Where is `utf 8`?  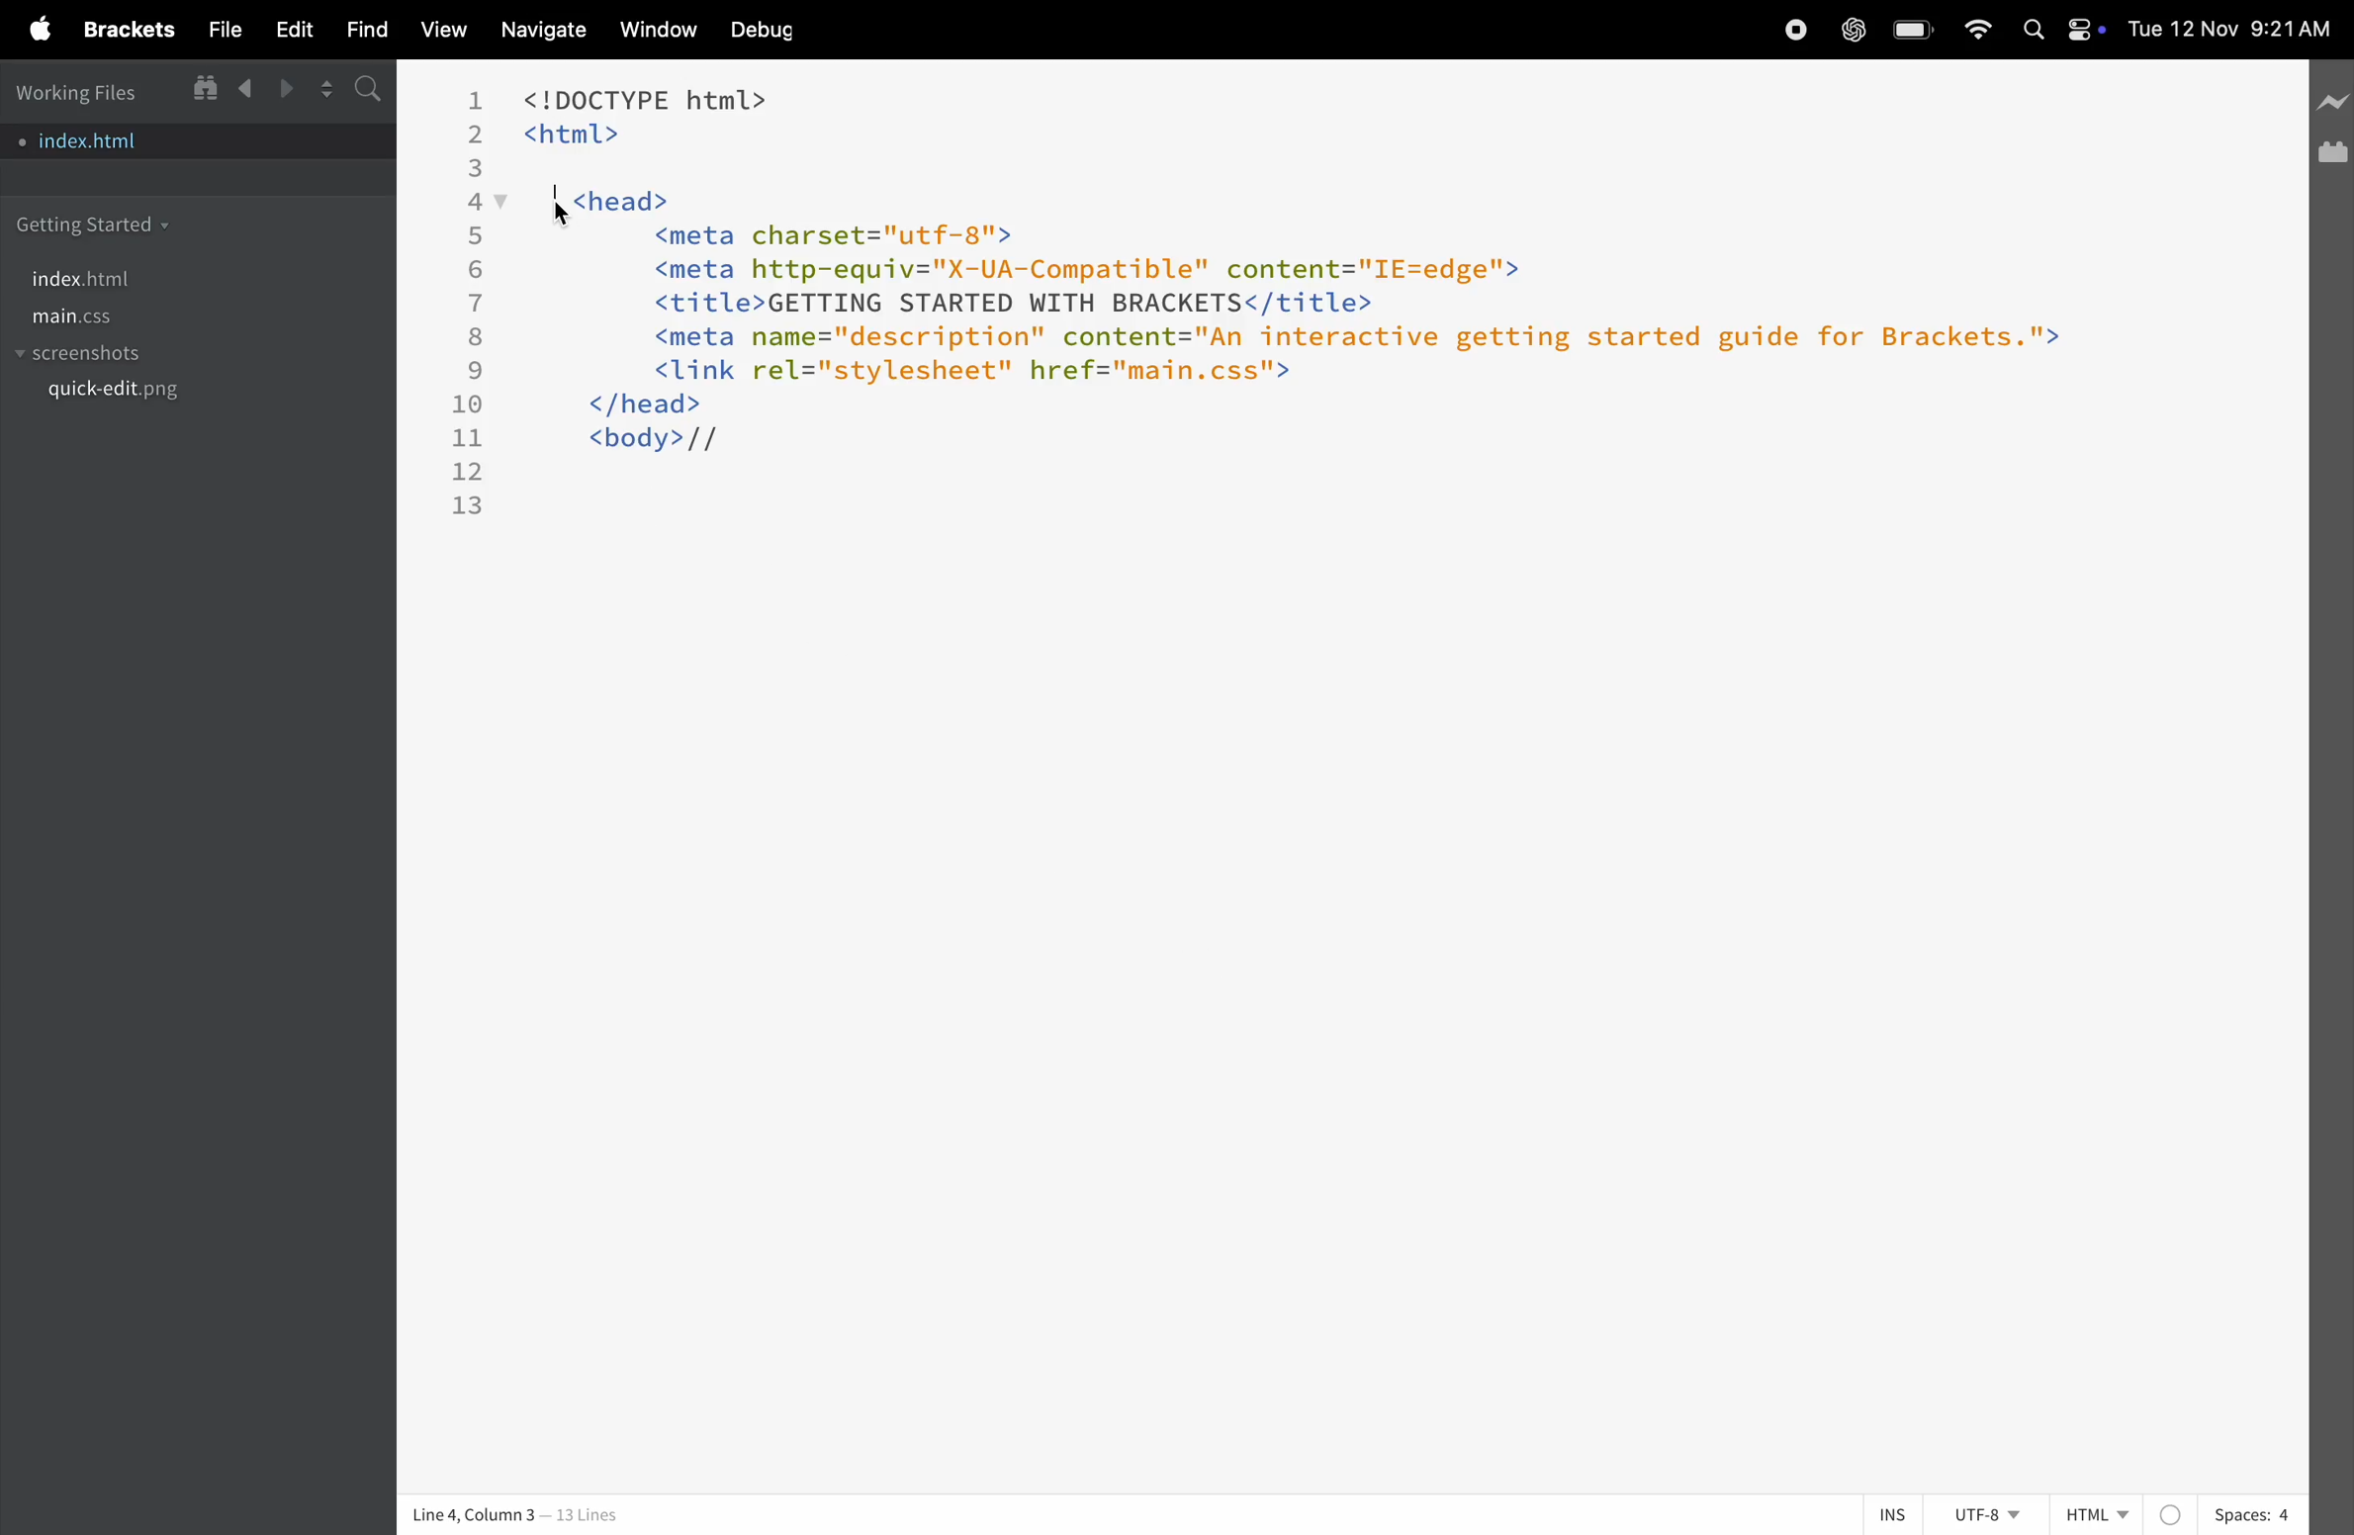
utf 8 is located at coordinates (1974, 1515).